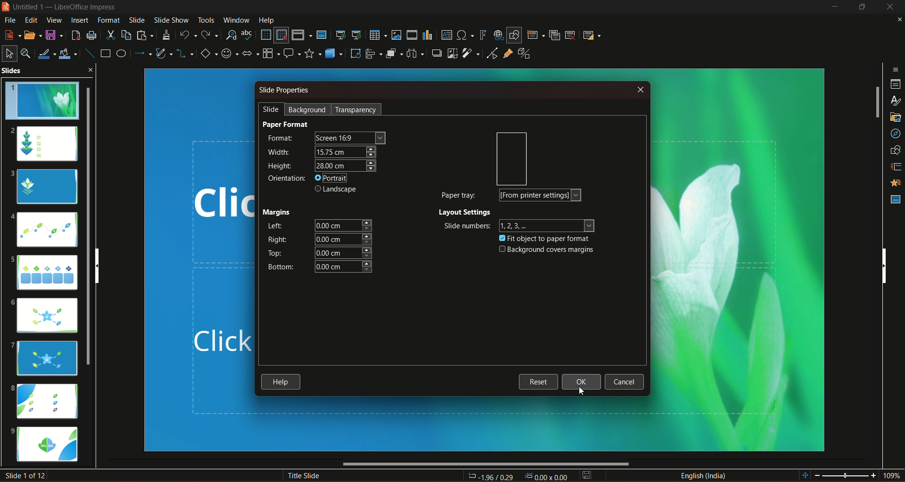 This screenshot has height=482, width=905. I want to click on right, so click(276, 240).